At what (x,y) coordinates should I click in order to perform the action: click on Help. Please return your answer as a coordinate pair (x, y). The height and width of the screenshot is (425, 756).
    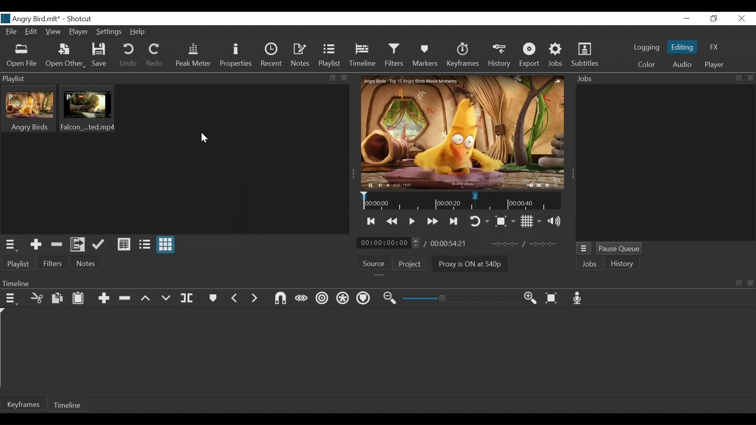
    Looking at the image, I should click on (139, 32).